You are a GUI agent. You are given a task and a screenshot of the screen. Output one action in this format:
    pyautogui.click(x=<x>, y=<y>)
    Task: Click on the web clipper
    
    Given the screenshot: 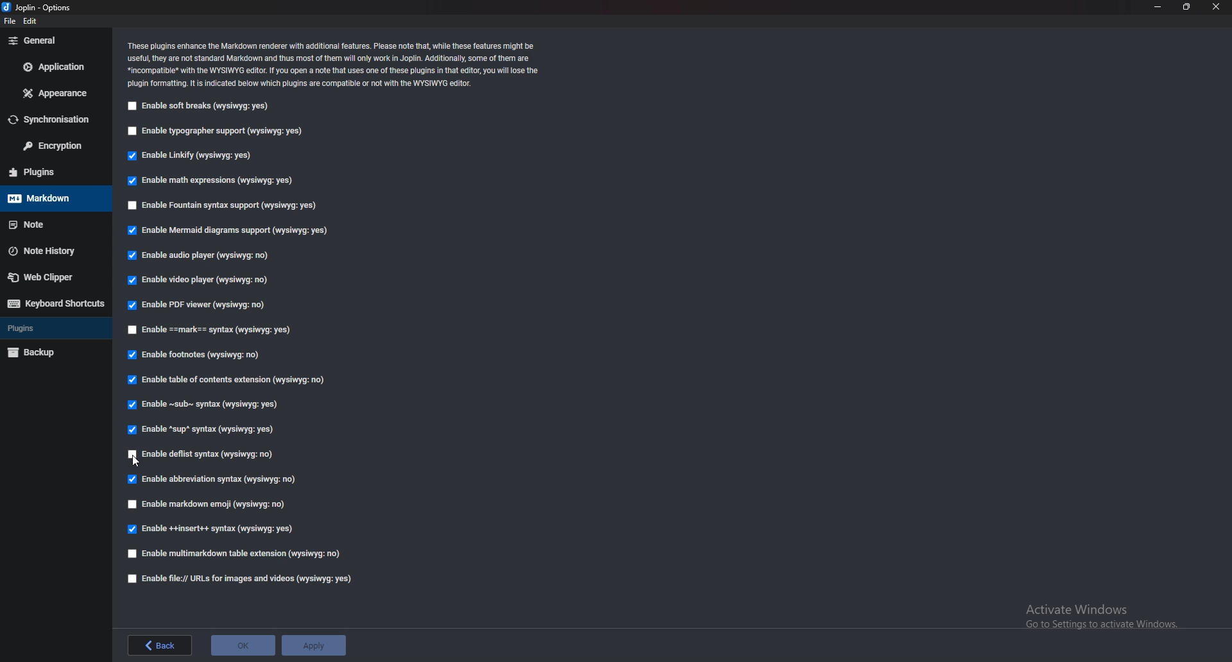 What is the action you would take?
    pyautogui.click(x=54, y=276)
    